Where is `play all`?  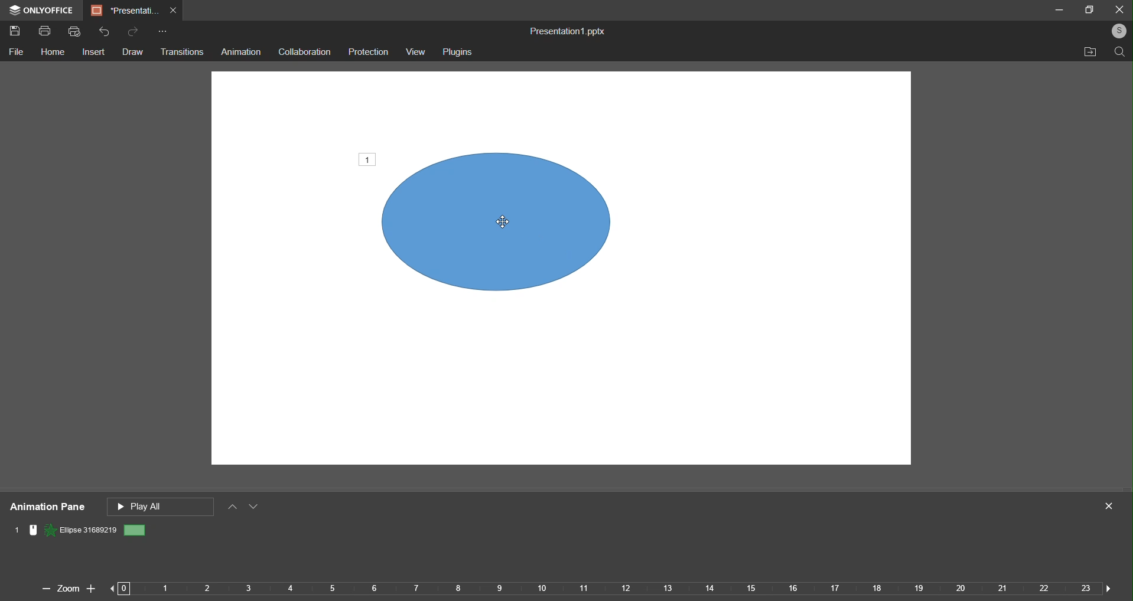
play all is located at coordinates (162, 505).